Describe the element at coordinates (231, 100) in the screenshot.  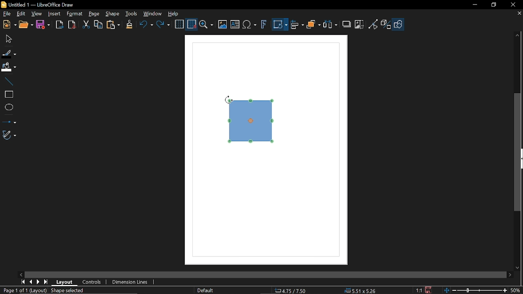
I see `Cursor` at that location.